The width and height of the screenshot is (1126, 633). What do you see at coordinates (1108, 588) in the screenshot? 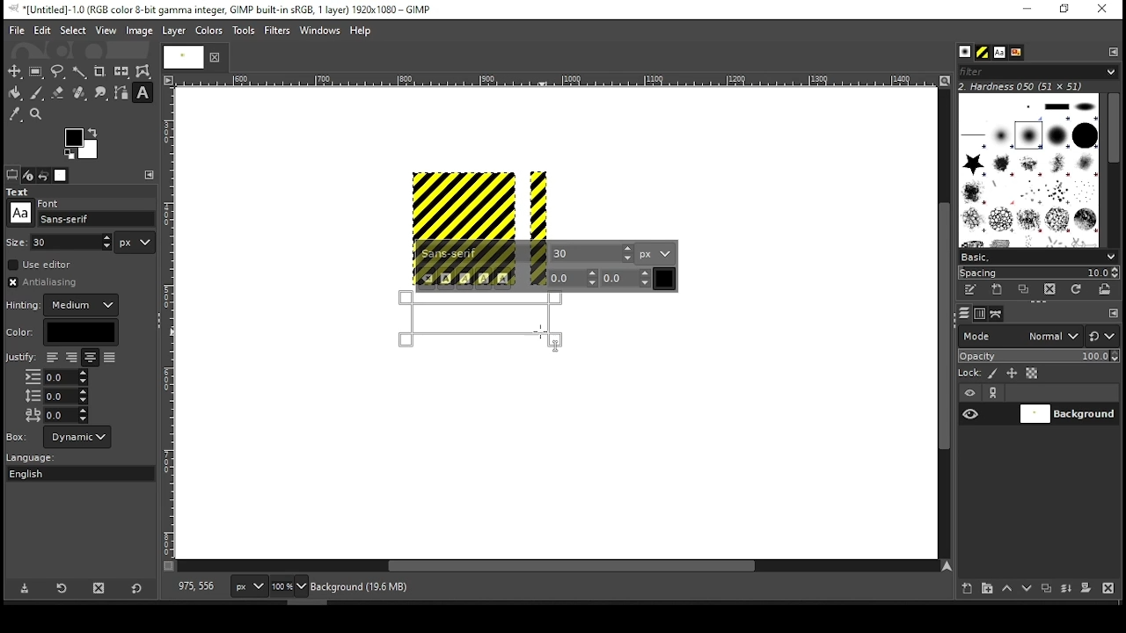
I see `delete layer` at bounding box center [1108, 588].